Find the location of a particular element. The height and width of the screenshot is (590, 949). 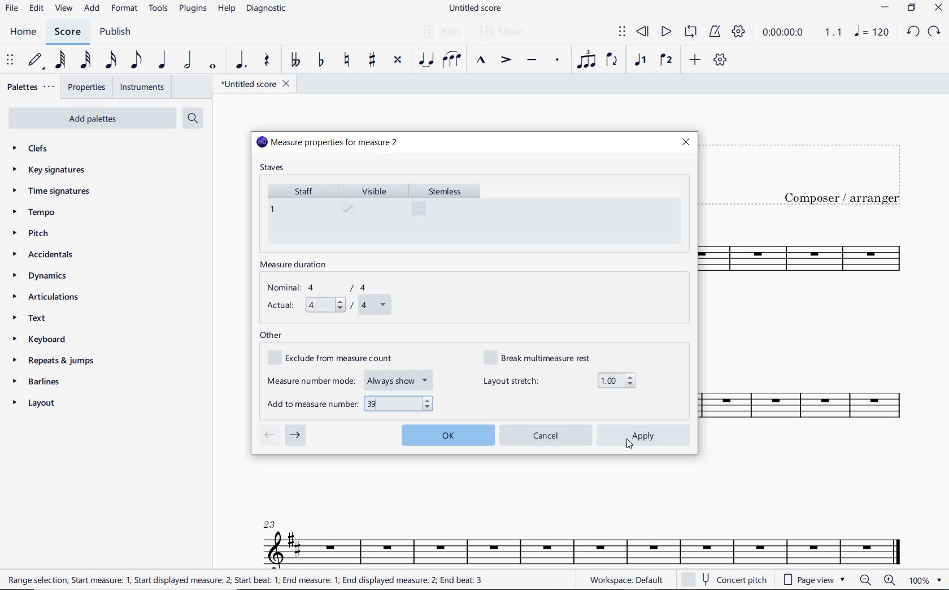

MARCATO is located at coordinates (480, 61).